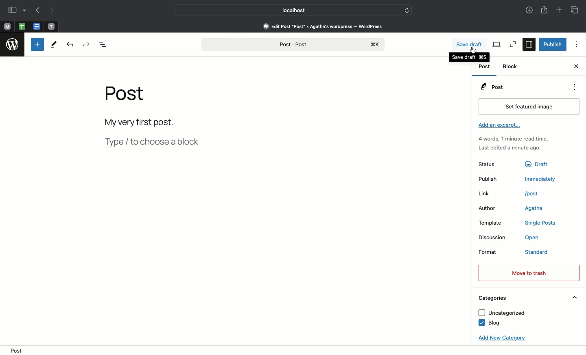 This screenshot has width=586, height=355. What do you see at coordinates (128, 97) in the screenshot?
I see `Post` at bounding box center [128, 97].